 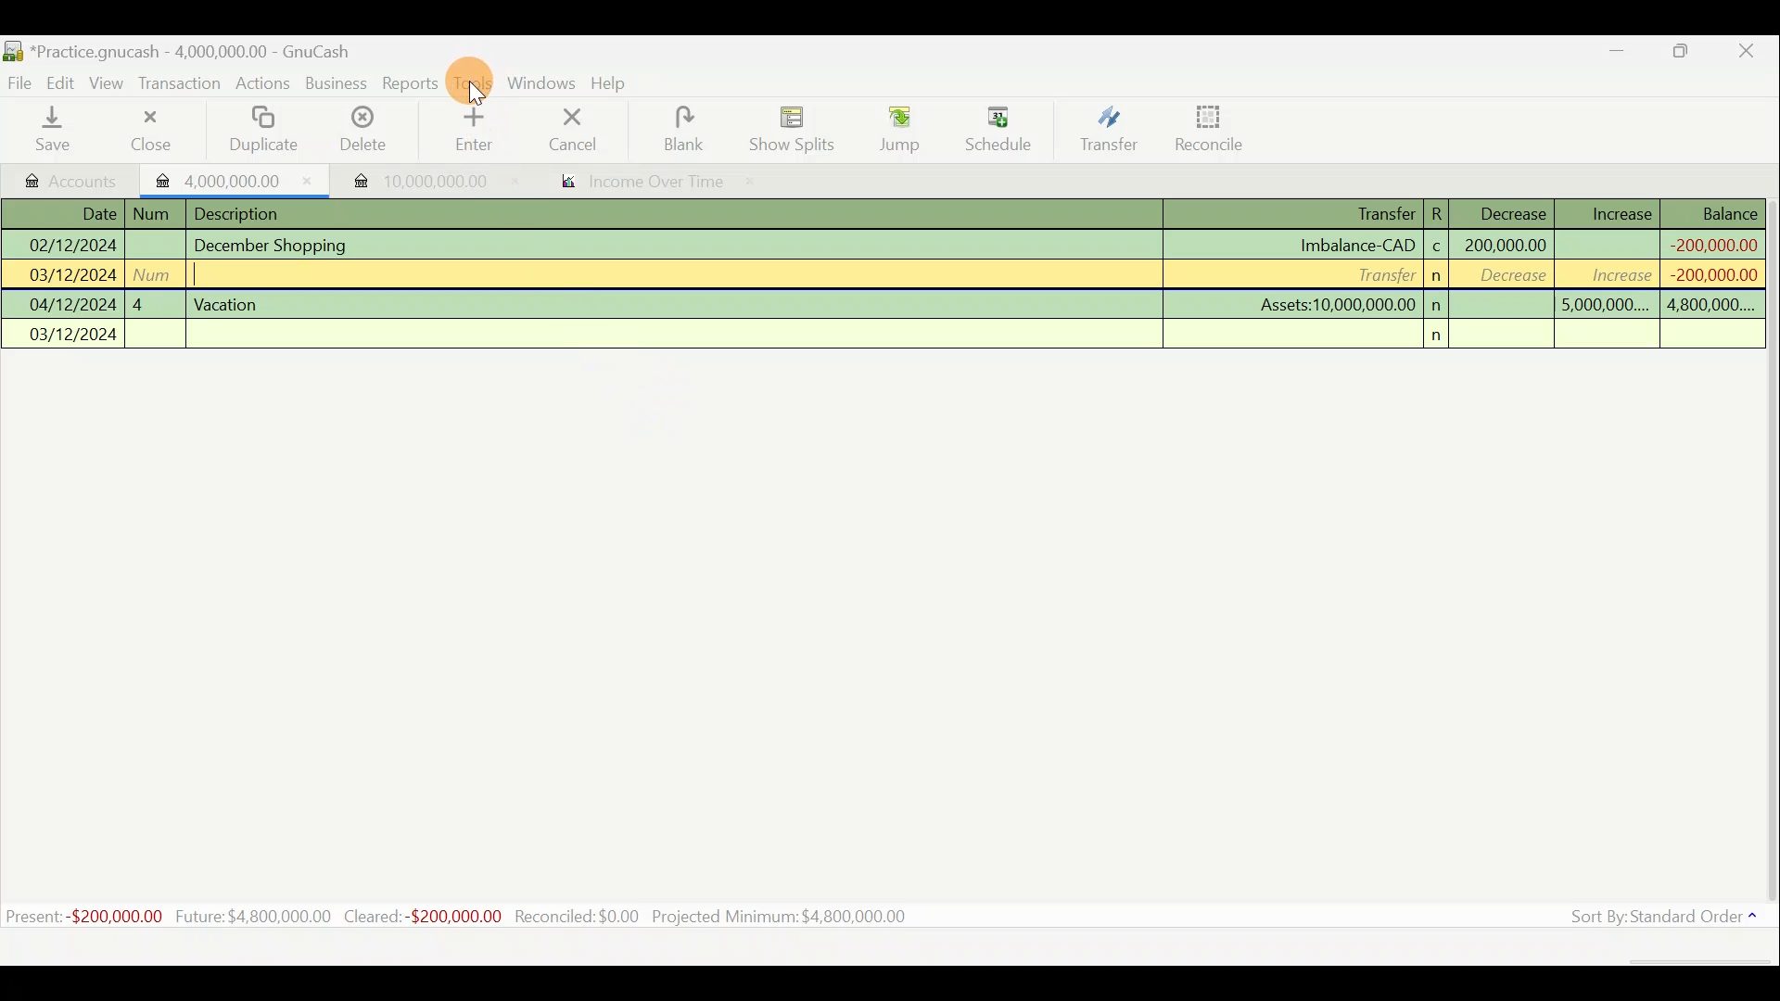 What do you see at coordinates (228, 302) in the screenshot?
I see `Vacation` at bounding box center [228, 302].